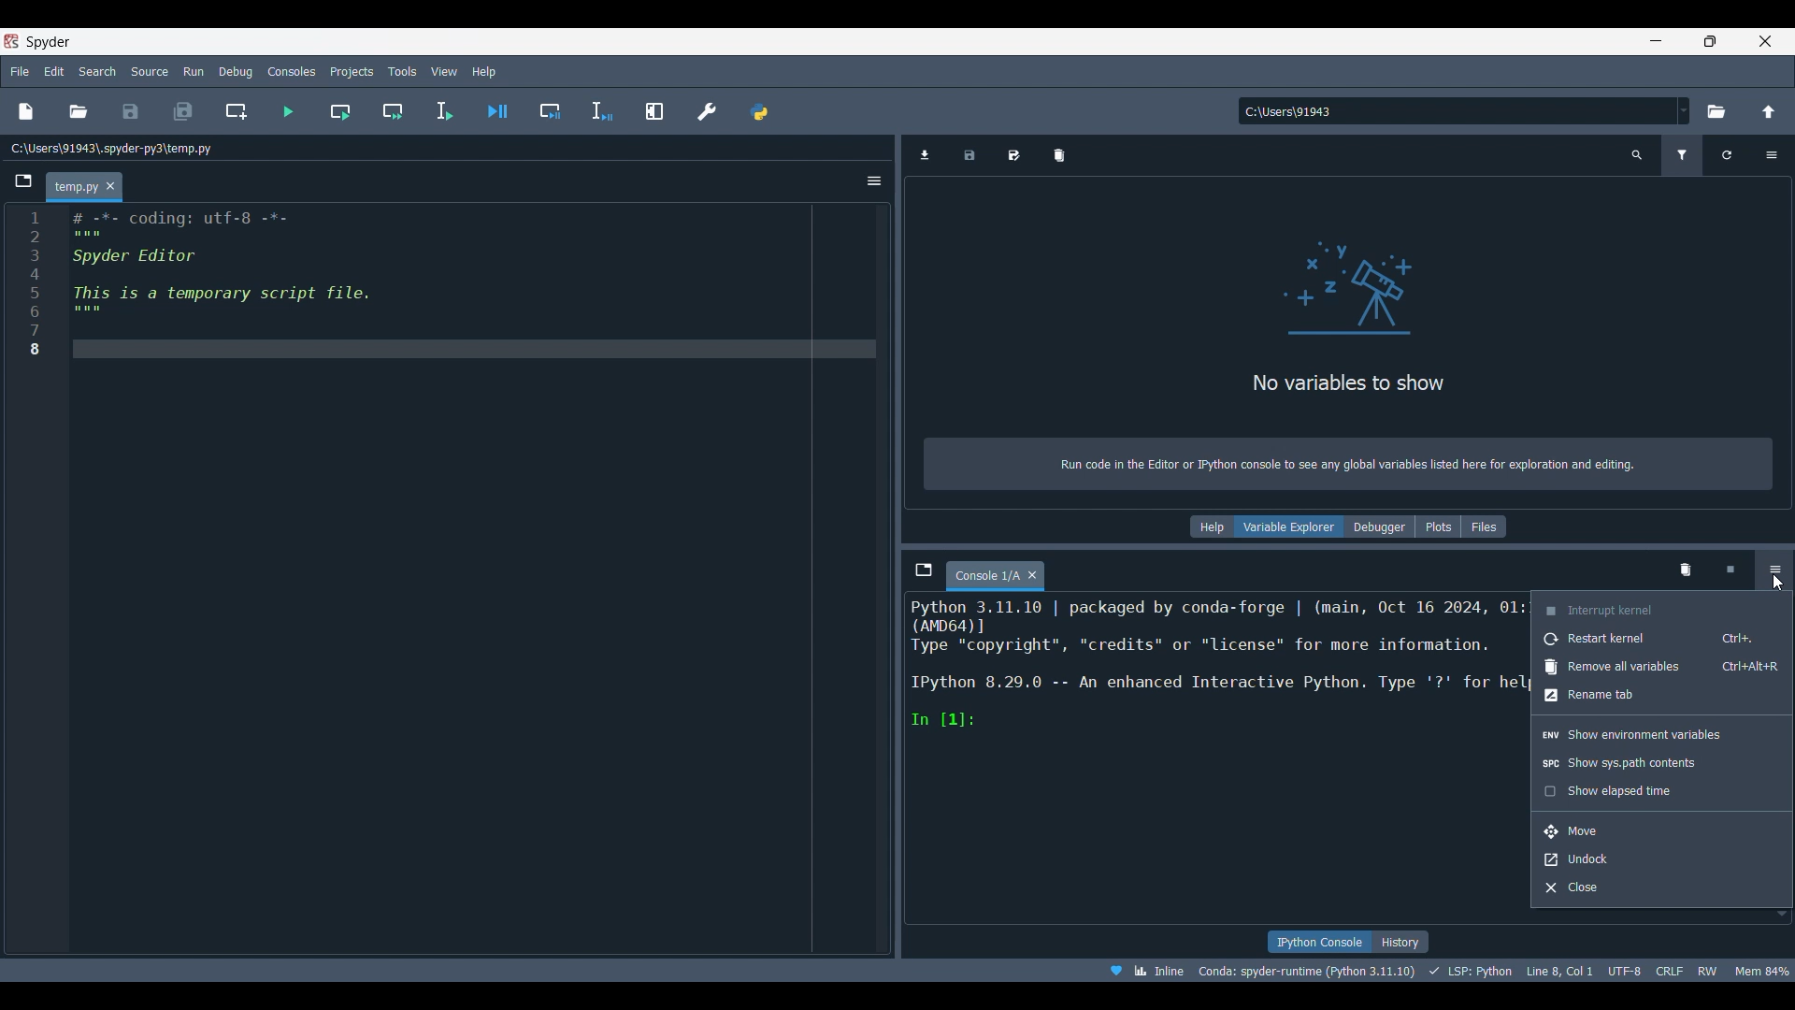 Image resolution: width=1795 pixels, height=1010 pixels. I want to click on Software name, so click(50, 42).